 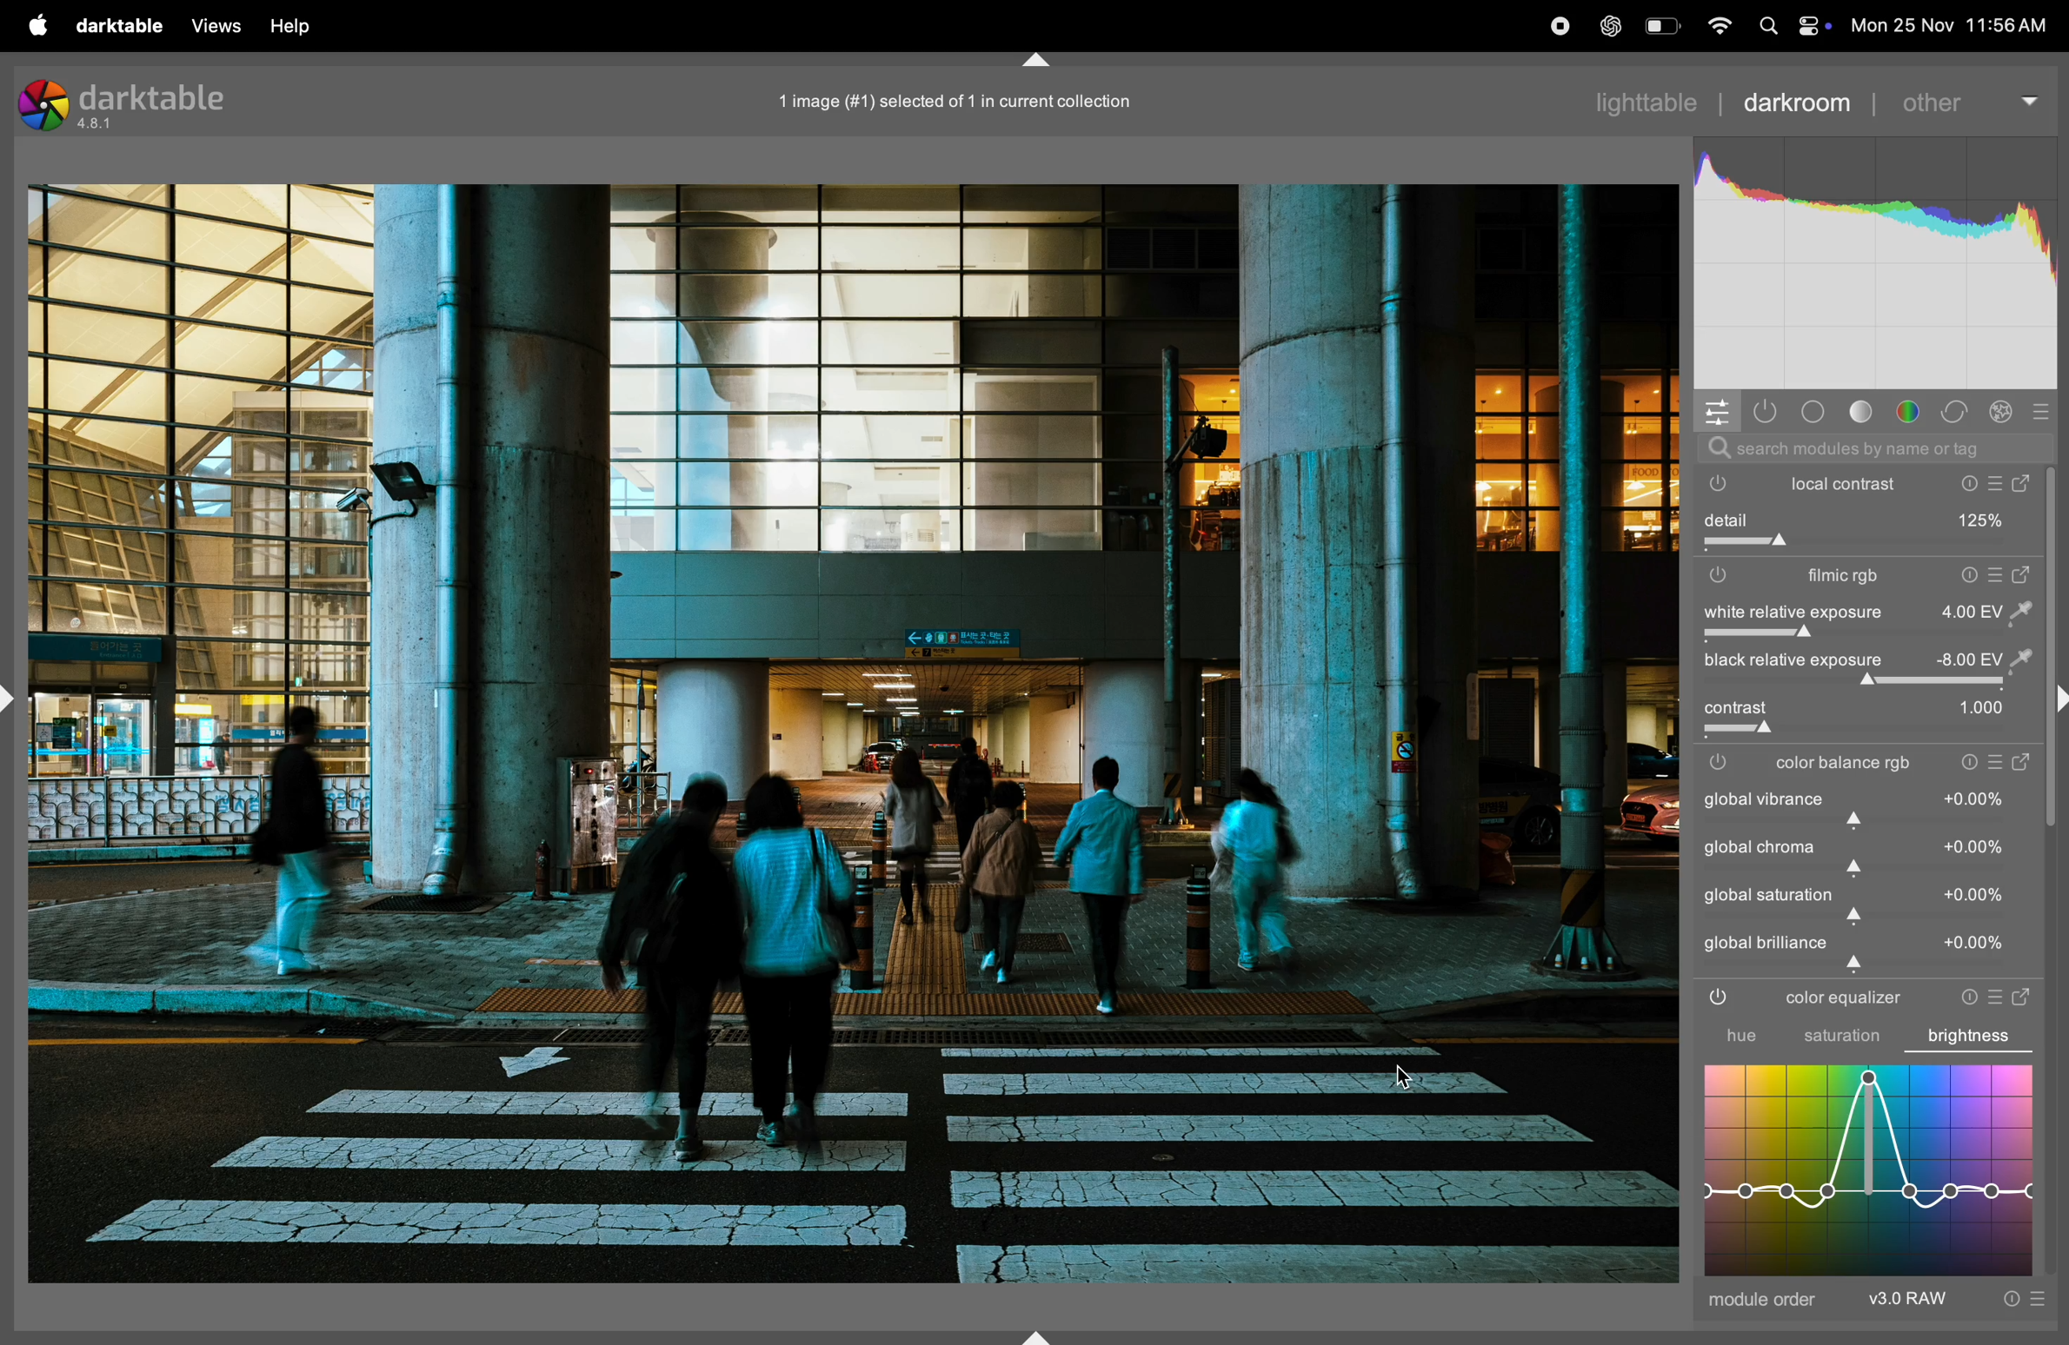 What do you see at coordinates (1407, 1090) in the screenshot?
I see `cursor` at bounding box center [1407, 1090].